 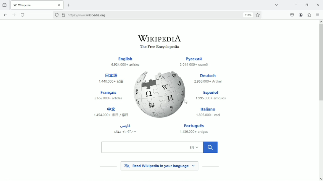 What do you see at coordinates (5, 4) in the screenshot?
I see `View recent browsing` at bounding box center [5, 4].